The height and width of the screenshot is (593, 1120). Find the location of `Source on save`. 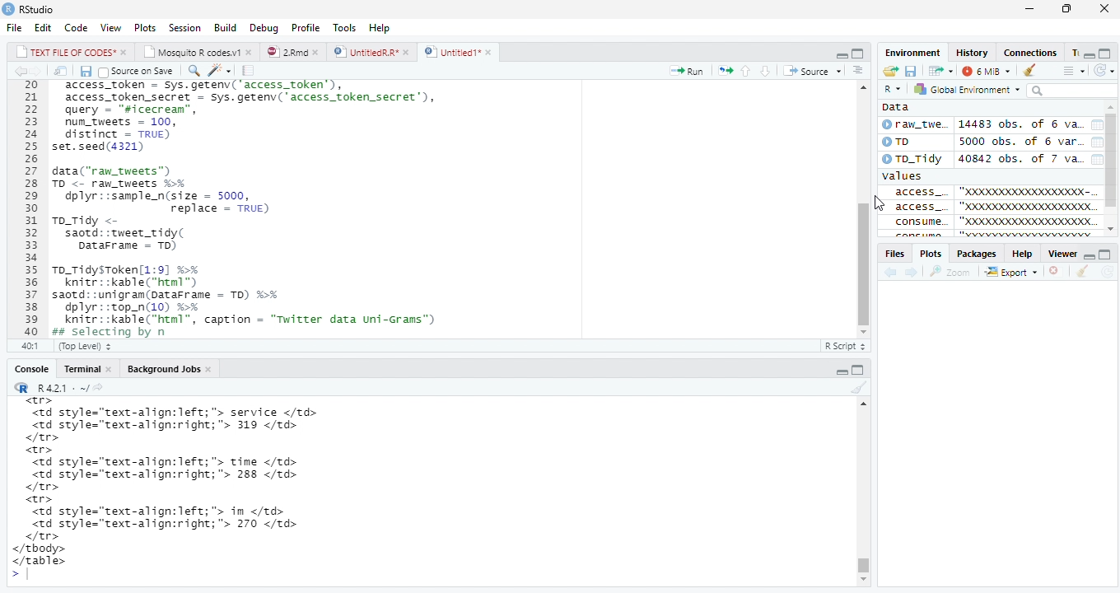

Source on save is located at coordinates (141, 71).